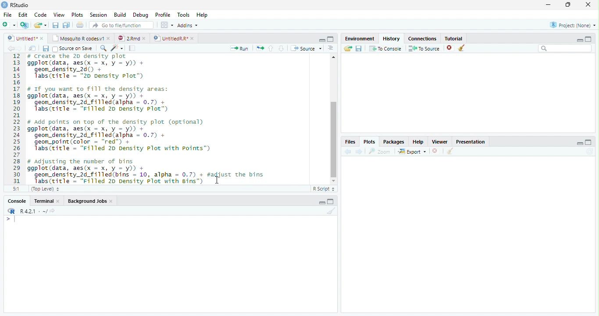  I want to click on next, so click(23, 49).